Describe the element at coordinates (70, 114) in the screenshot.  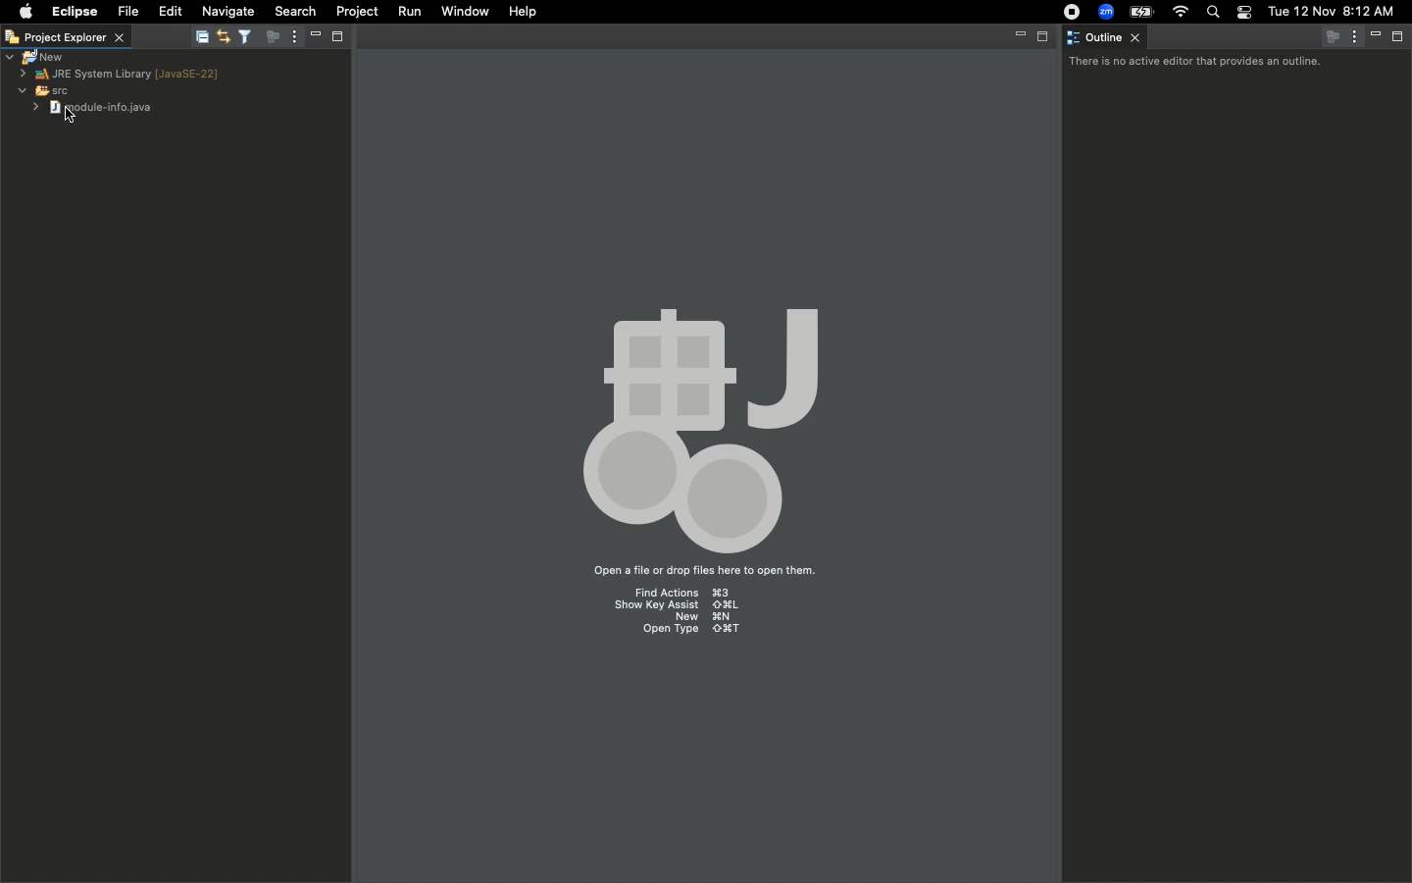
I see `cursor` at that location.